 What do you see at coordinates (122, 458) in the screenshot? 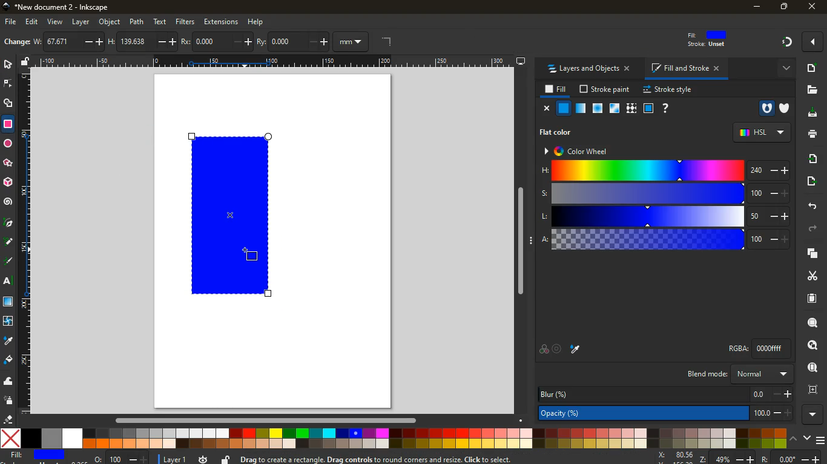
I see `o` at bounding box center [122, 458].